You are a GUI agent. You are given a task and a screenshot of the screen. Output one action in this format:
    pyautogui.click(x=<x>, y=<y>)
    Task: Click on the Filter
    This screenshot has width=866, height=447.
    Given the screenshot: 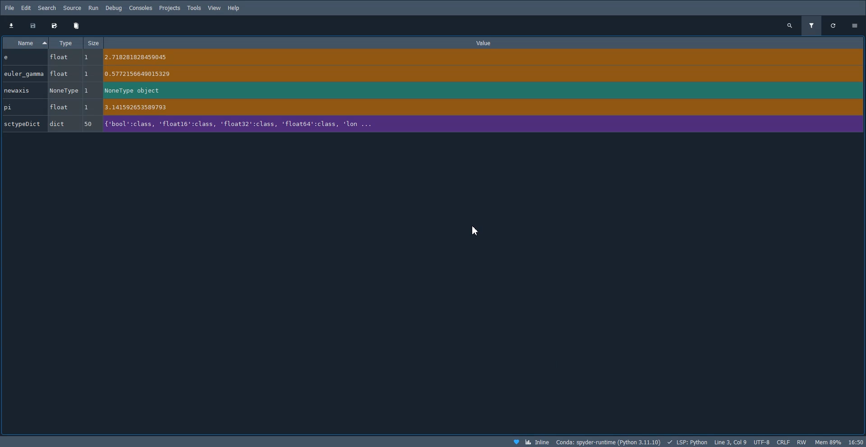 What is the action you would take?
    pyautogui.click(x=812, y=25)
    